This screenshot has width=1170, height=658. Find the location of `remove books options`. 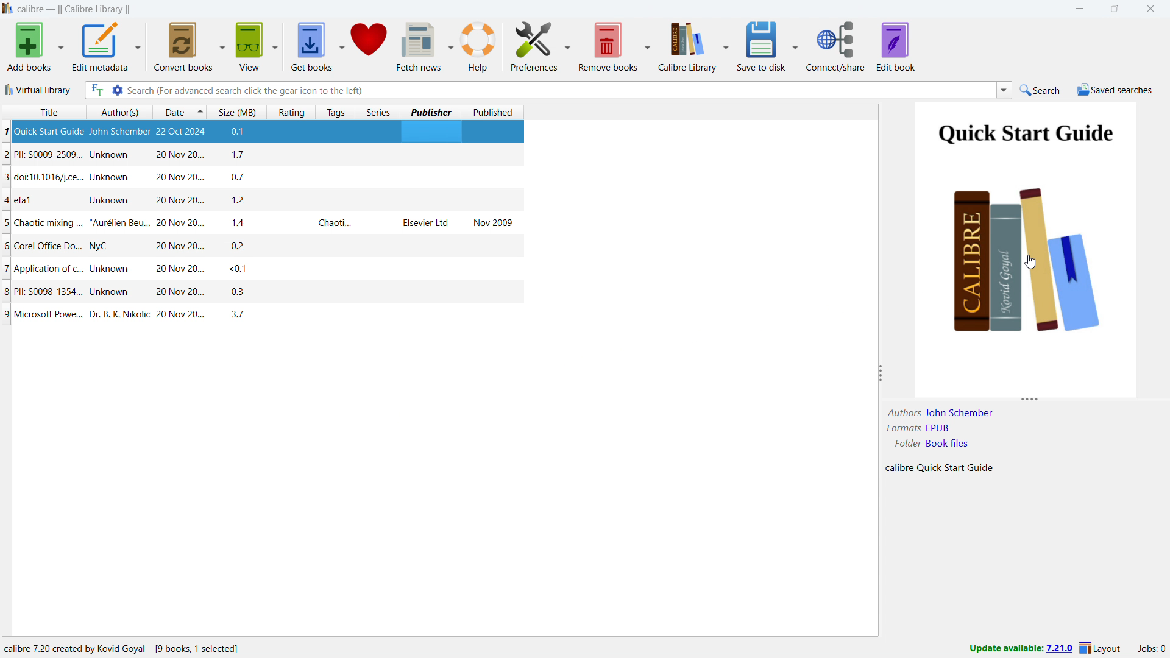

remove books options is located at coordinates (648, 45).